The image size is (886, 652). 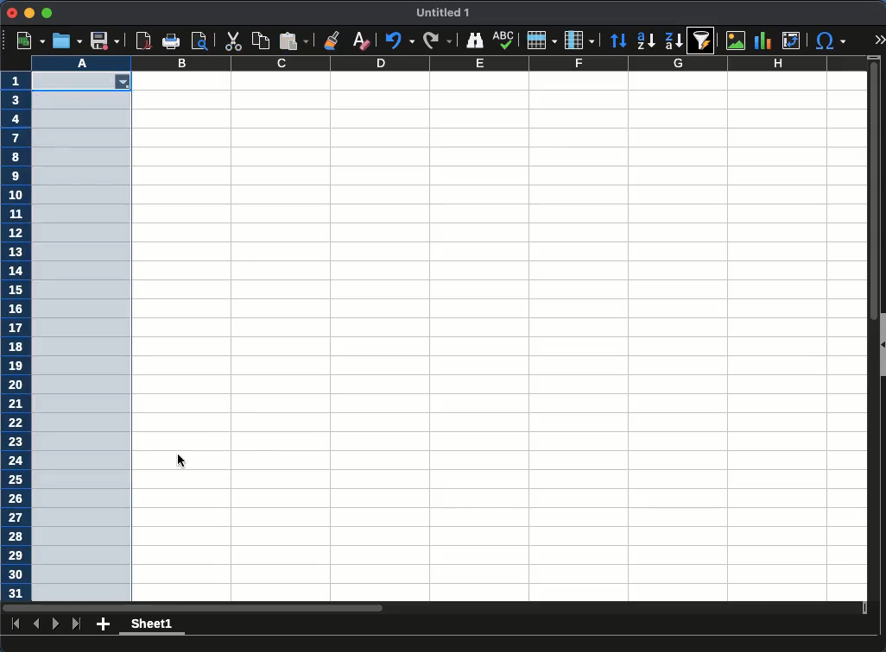 What do you see at coordinates (28, 13) in the screenshot?
I see `minimize` at bounding box center [28, 13].